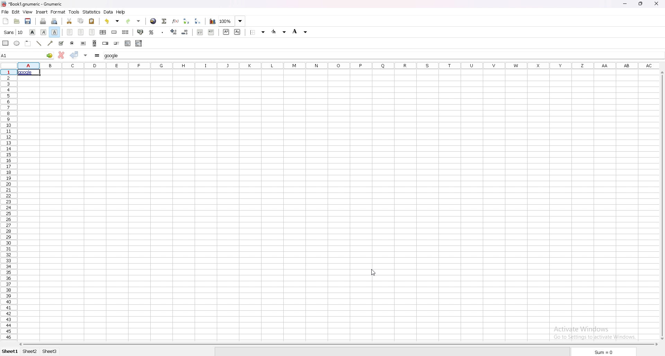 The width and height of the screenshot is (665, 356). I want to click on button, so click(84, 43).